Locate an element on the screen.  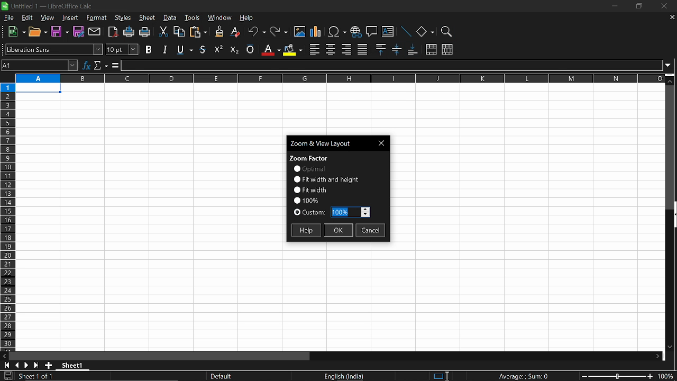
subscript is located at coordinates (233, 49).